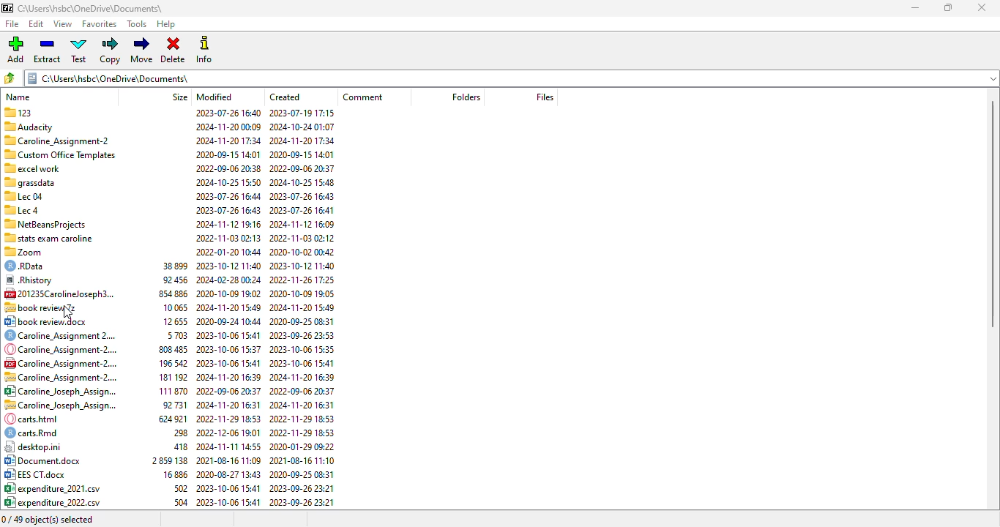 Image resolution: width=1000 pixels, height=527 pixels. Describe the element at coordinates (545, 97) in the screenshot. I see `files` at that location.